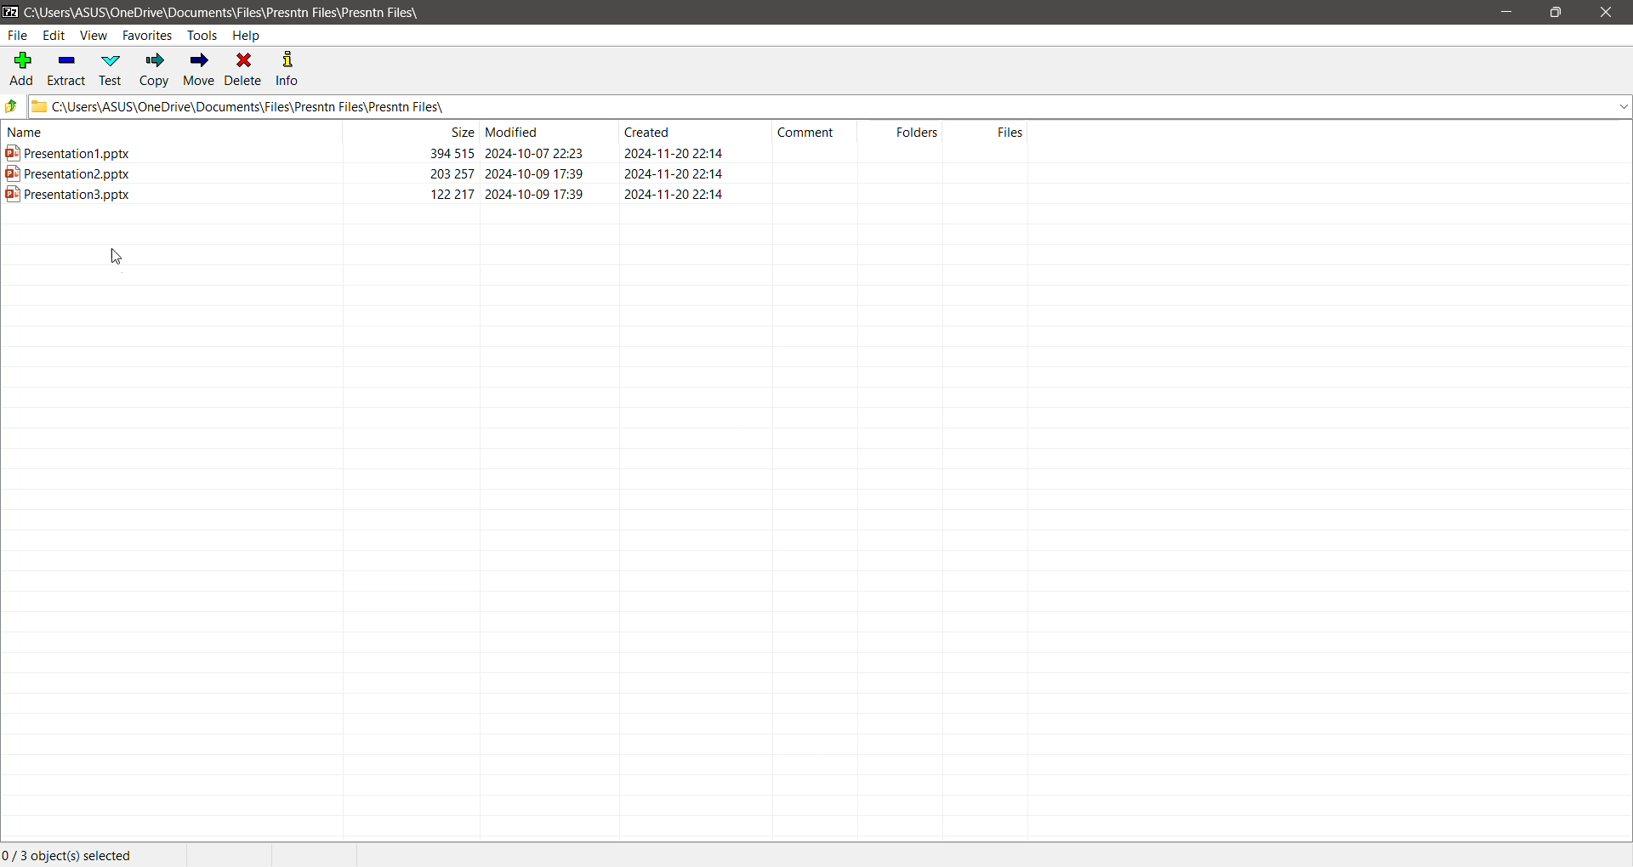 This screenshot has height=867, width=1633. What do you see at coordinates (452, 173) in the screenshot?
I see `size` at bounding box center [452, 173].